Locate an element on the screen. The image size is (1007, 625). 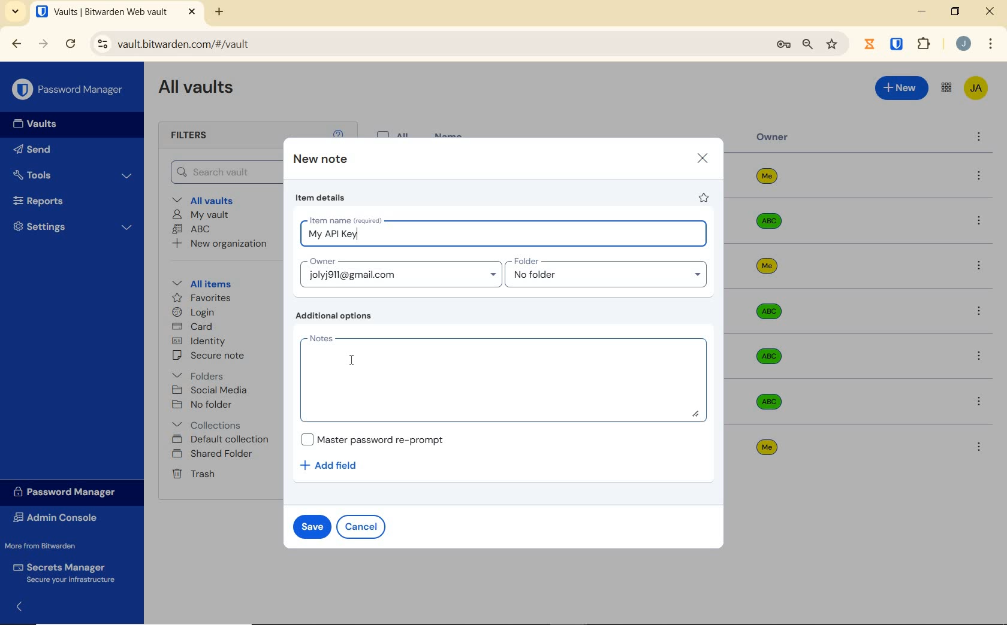
folders is located at coordinates (200, 376).